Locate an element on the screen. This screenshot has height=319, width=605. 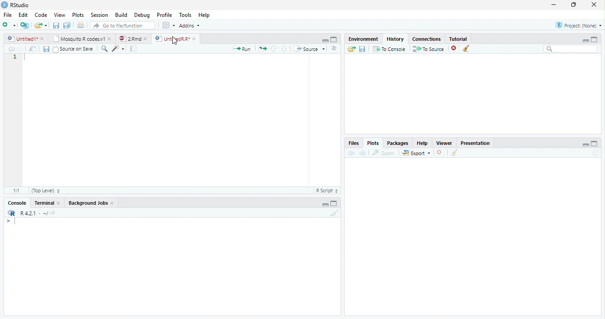
Compile Report is located at coordinates (133, 48).